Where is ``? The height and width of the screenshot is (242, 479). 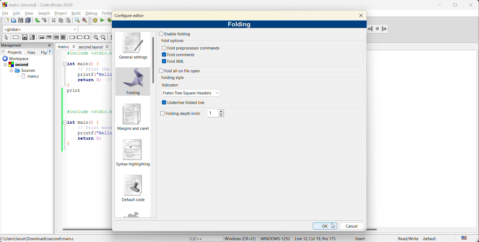
 is located at coordinates (22, 70).